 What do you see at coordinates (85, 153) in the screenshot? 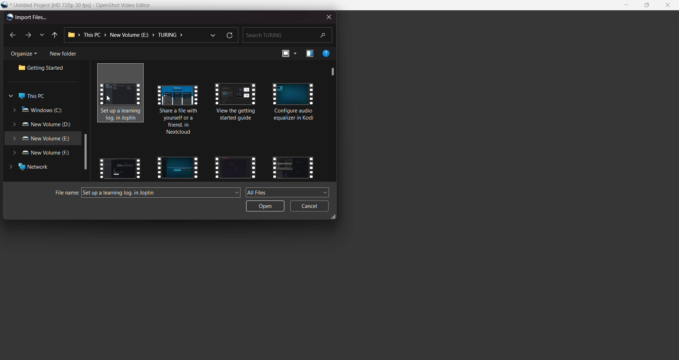
I see `scroll bar` at bounding box center [85, 153].